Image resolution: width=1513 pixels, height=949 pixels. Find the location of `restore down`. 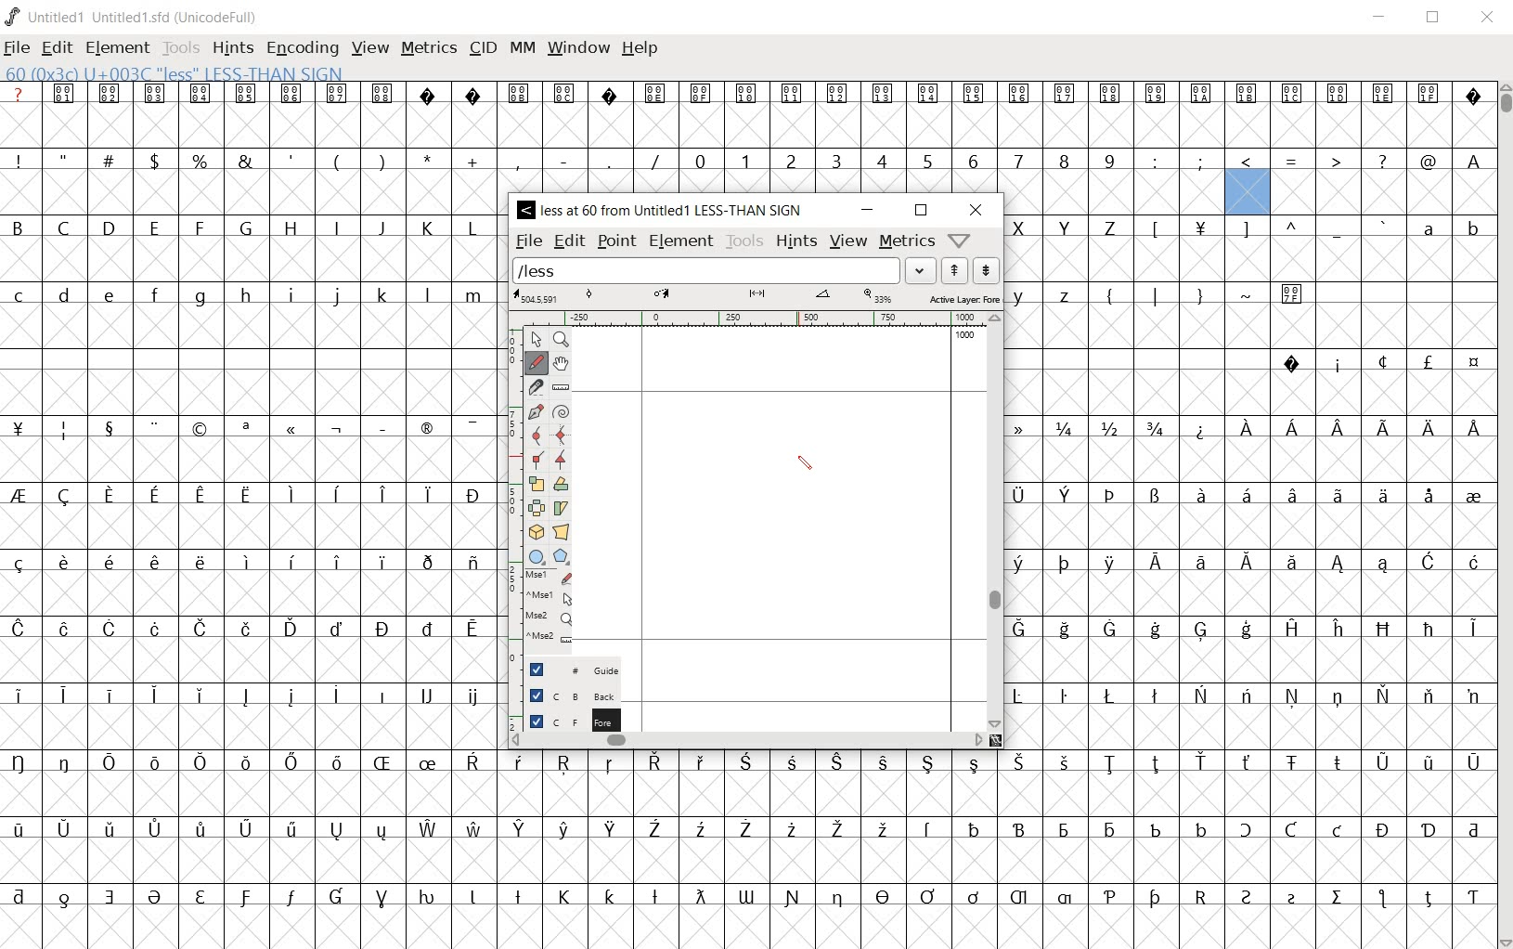

restore down is located at coordinates (921, 212).